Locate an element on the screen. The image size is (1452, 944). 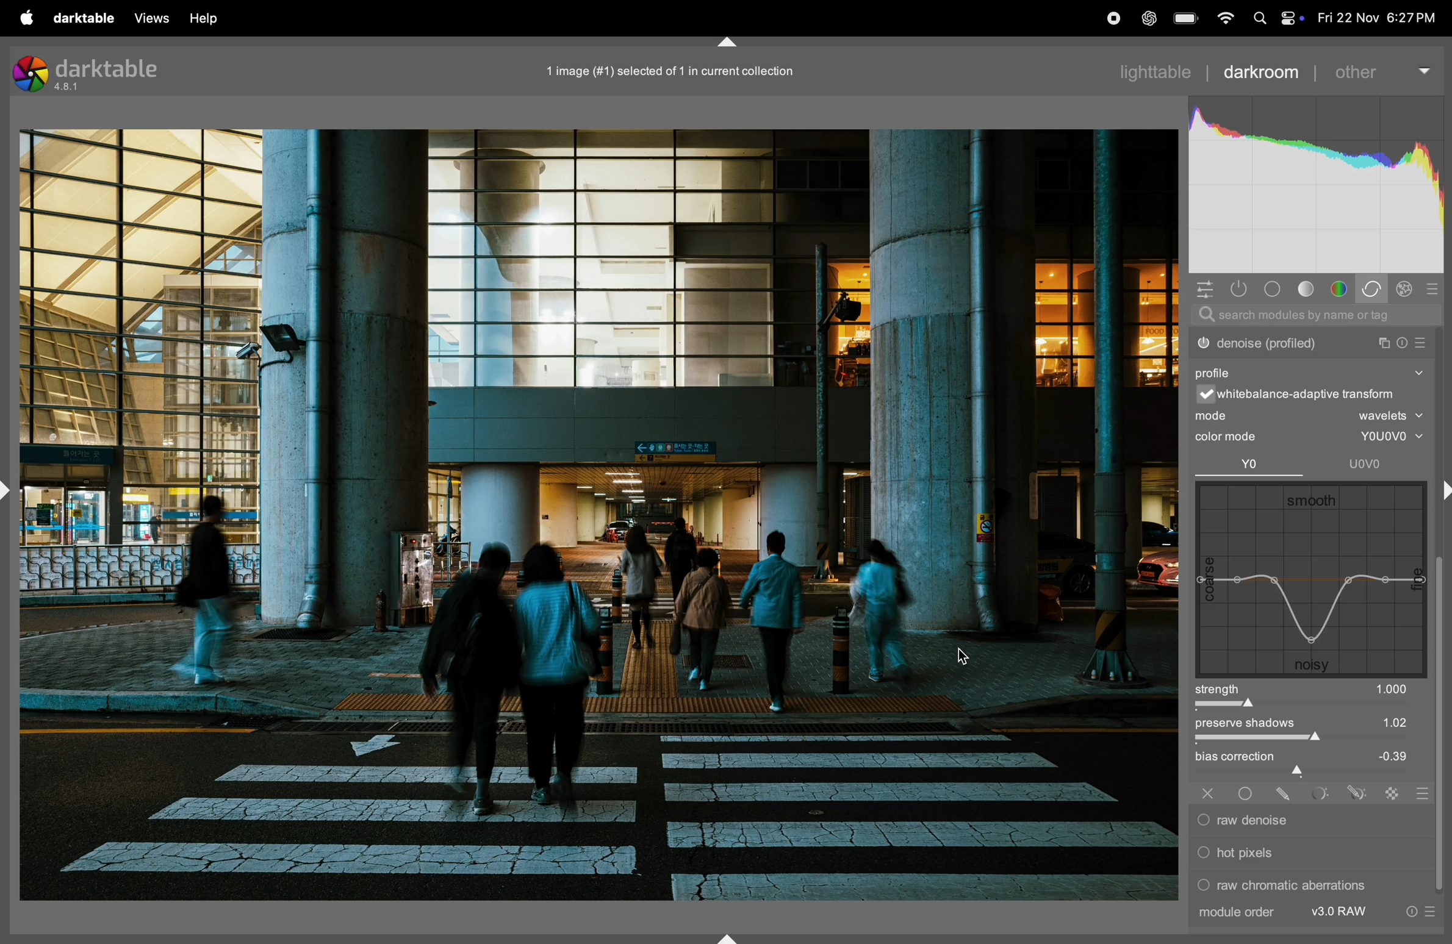
wavelets is located at coordinates (1388, 415).